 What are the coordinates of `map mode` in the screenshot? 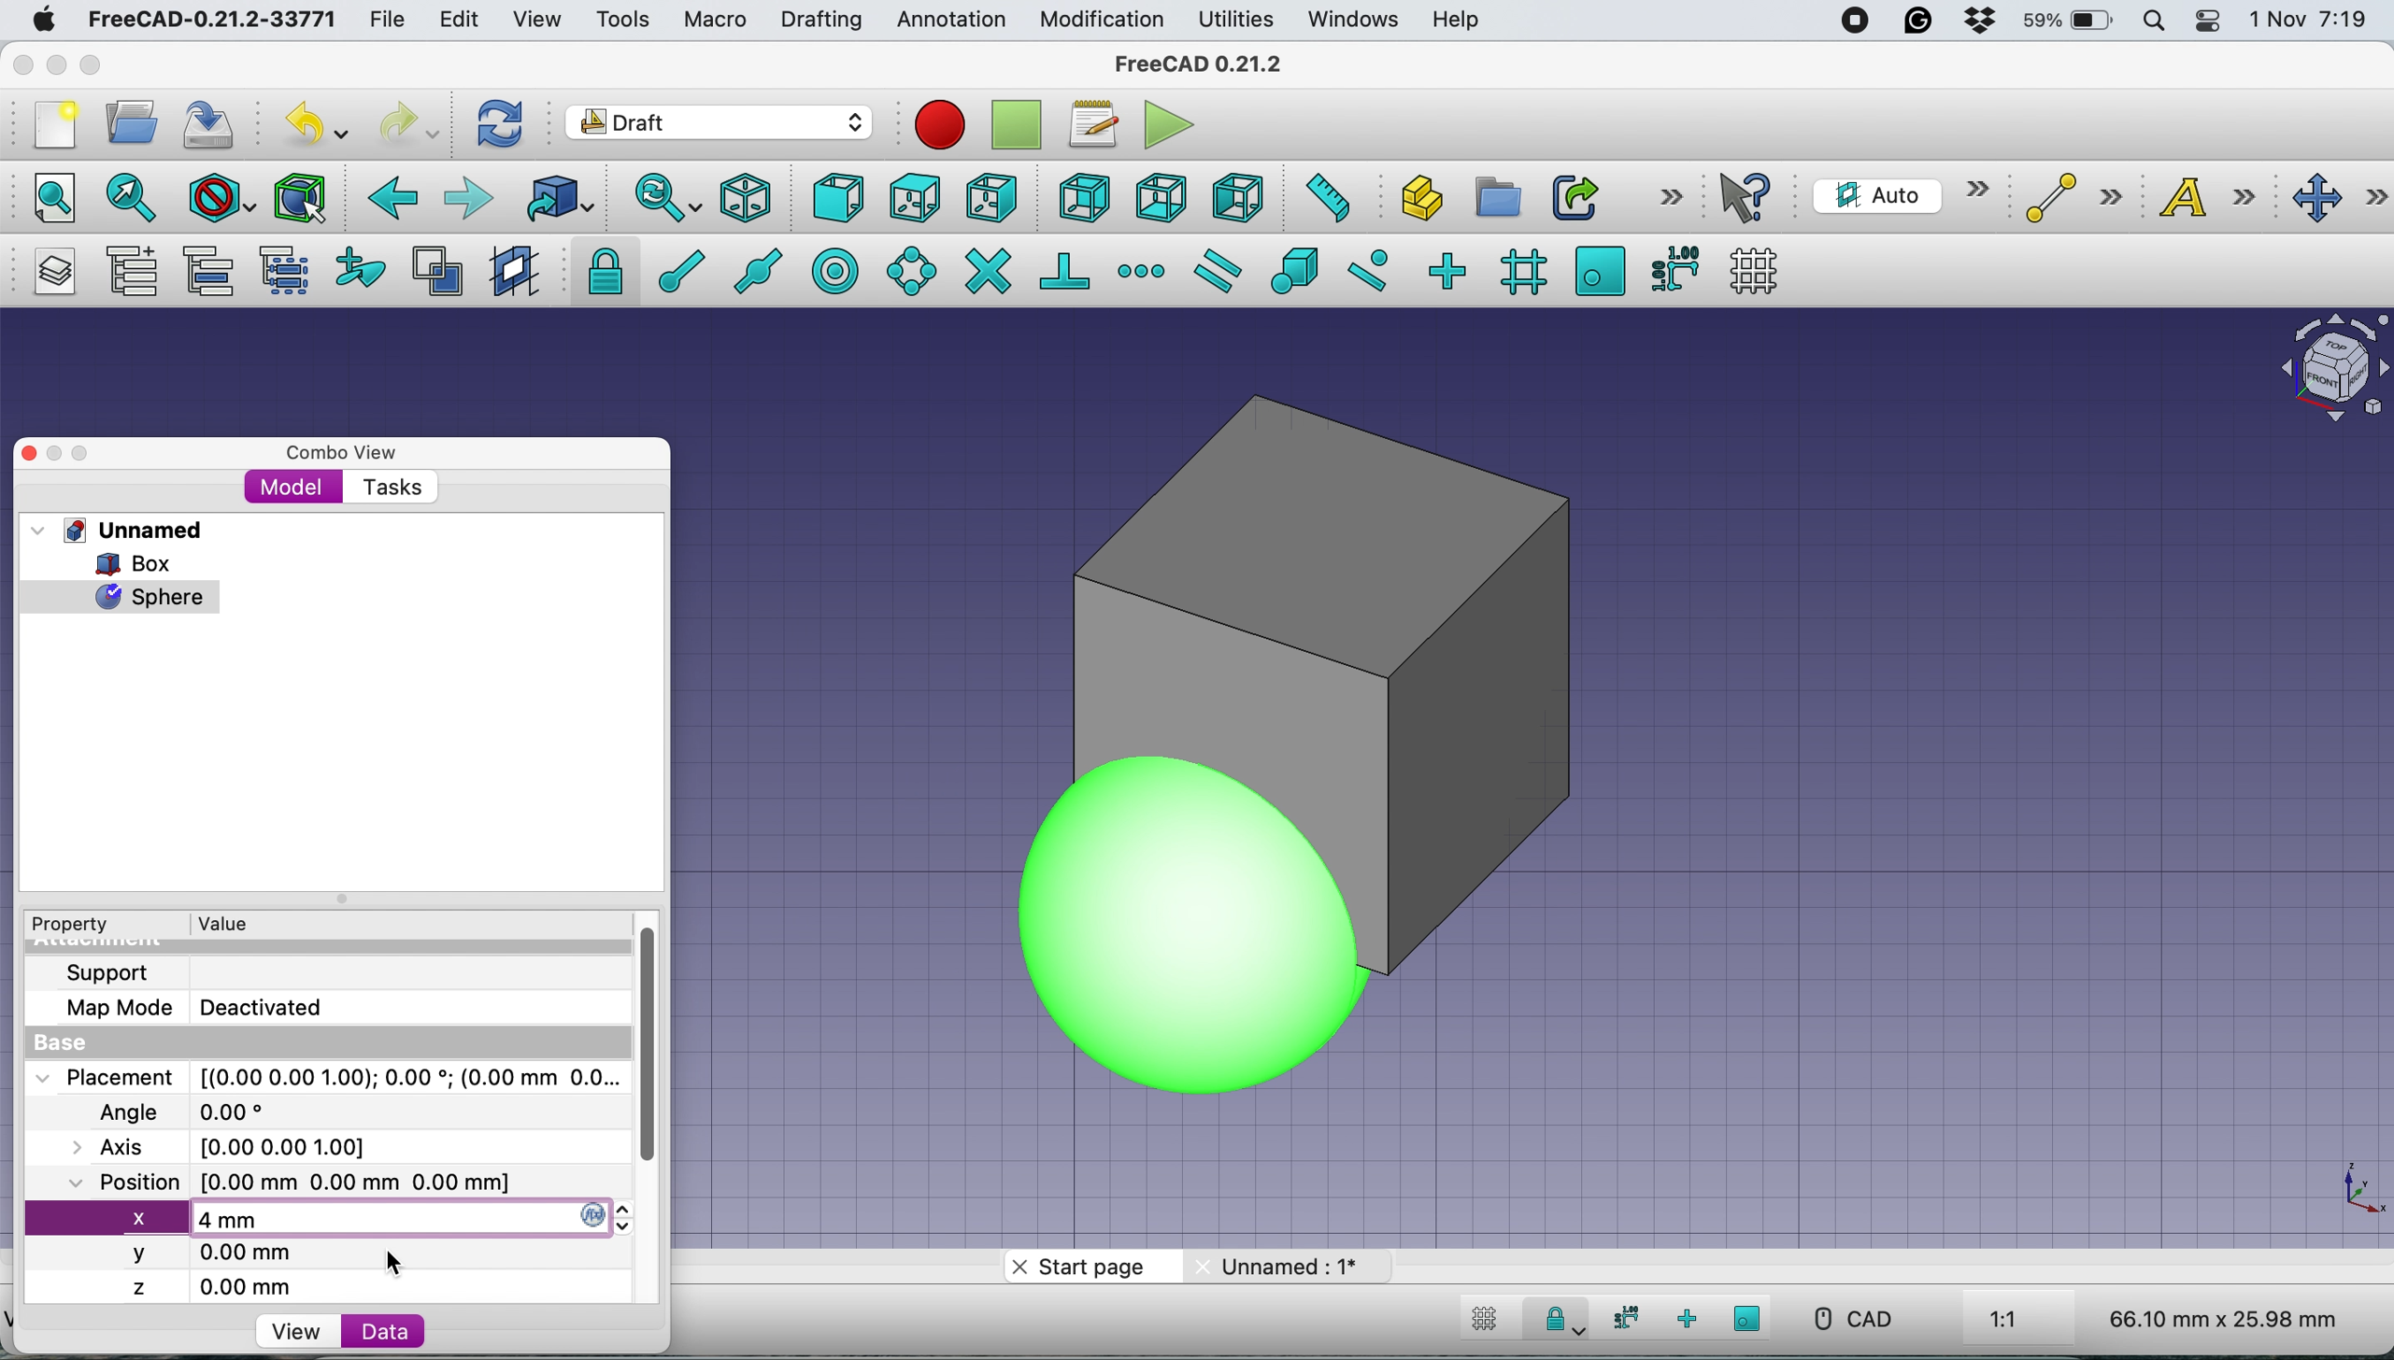 It's located at (206, 1006).